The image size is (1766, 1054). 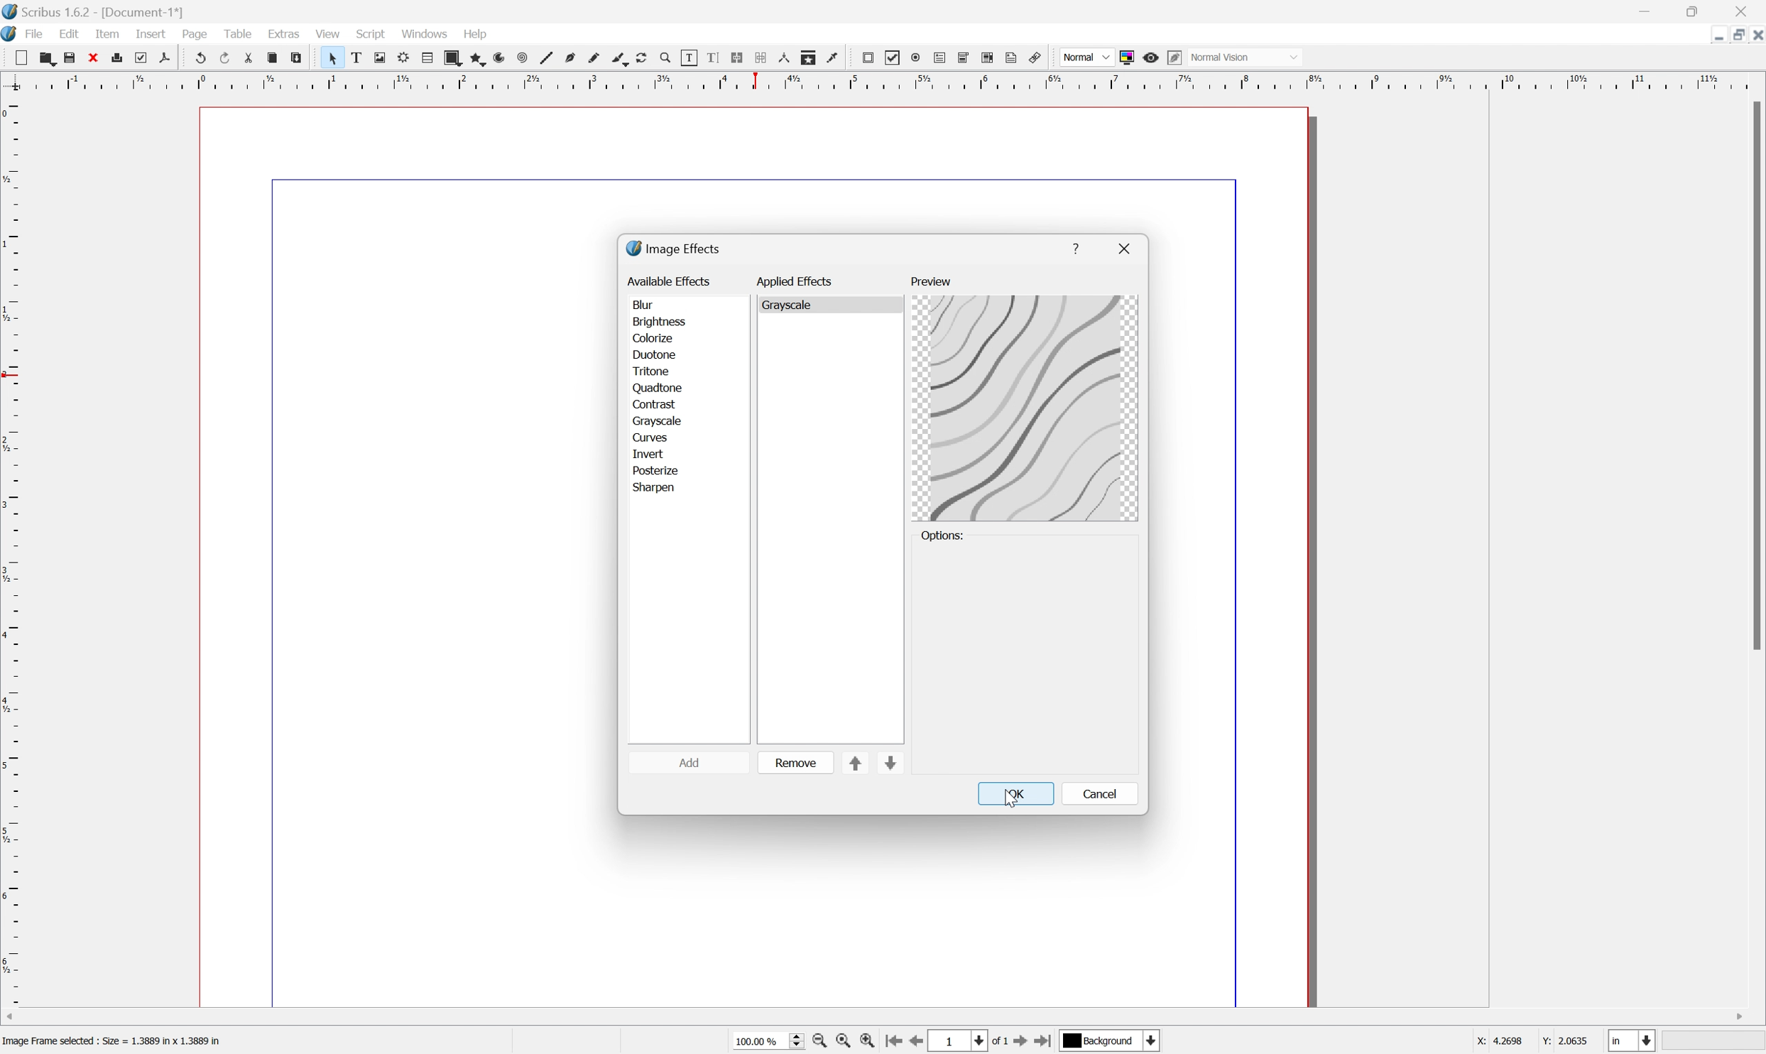 What do you see at coordinates (551, 59) in the screenshot?
I see `Line` at bounding box center [551, 59].